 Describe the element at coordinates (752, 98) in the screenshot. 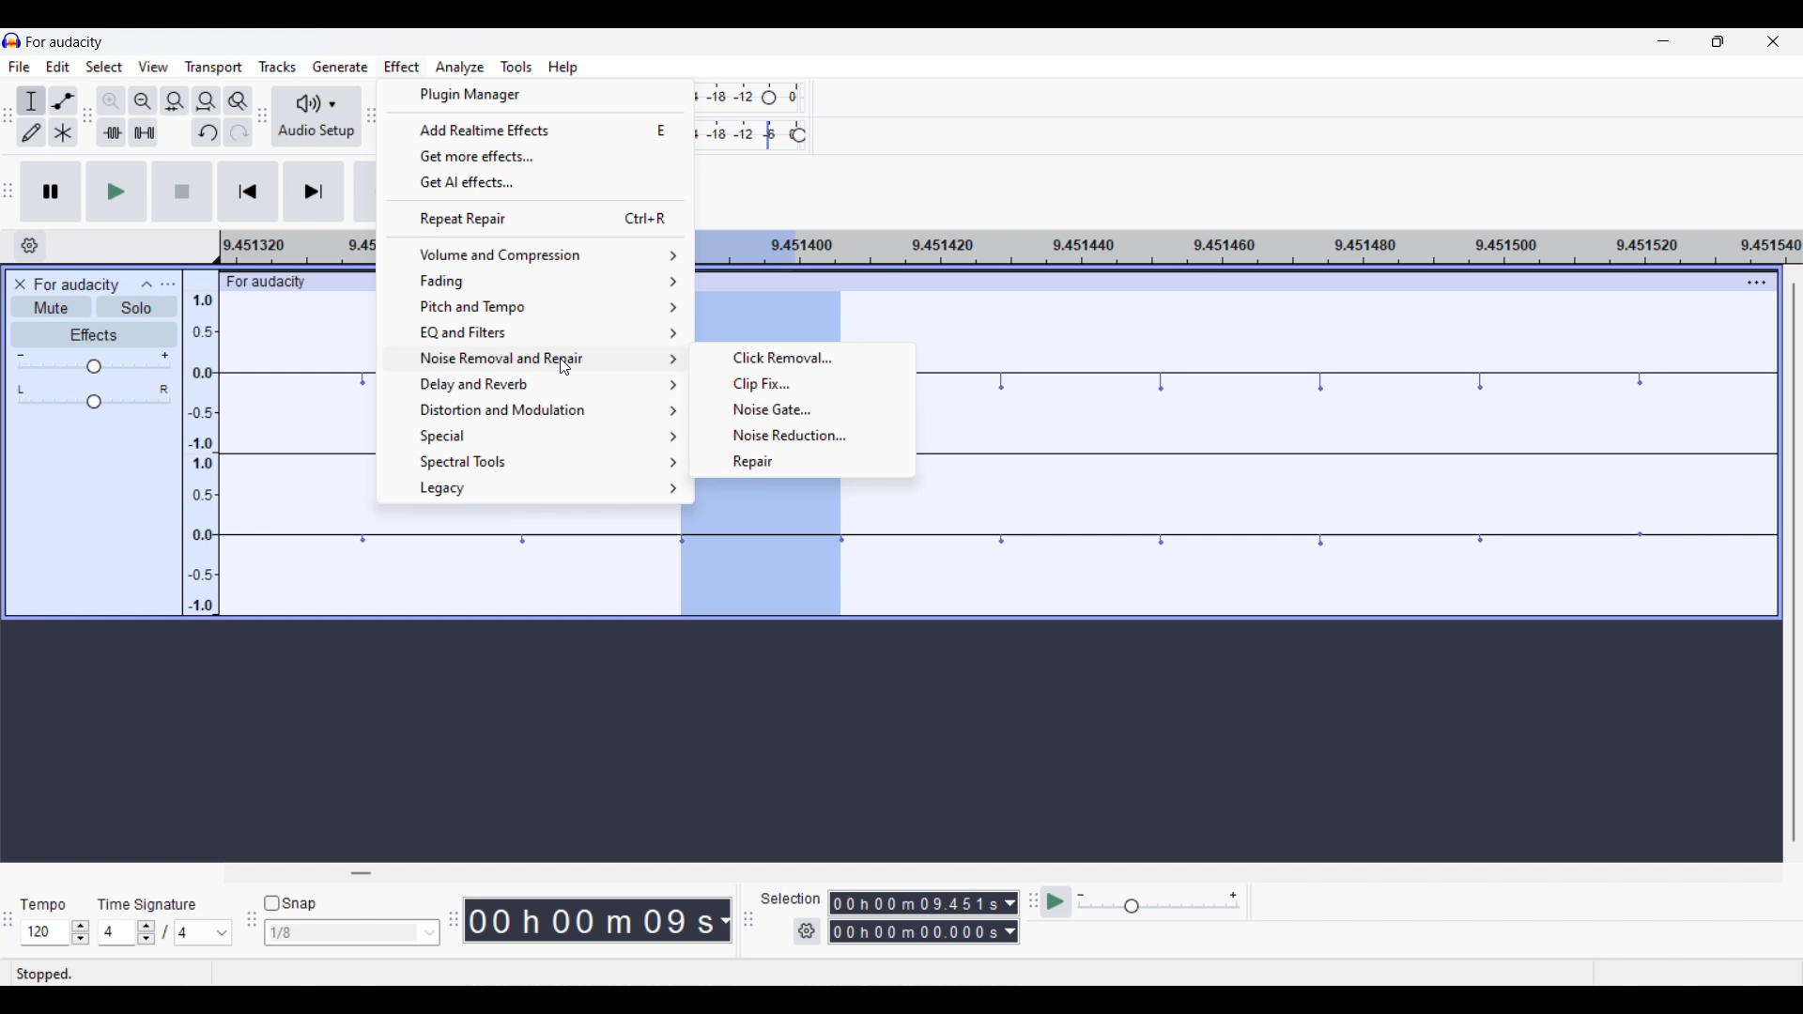

I see `Recoring level` at that location.